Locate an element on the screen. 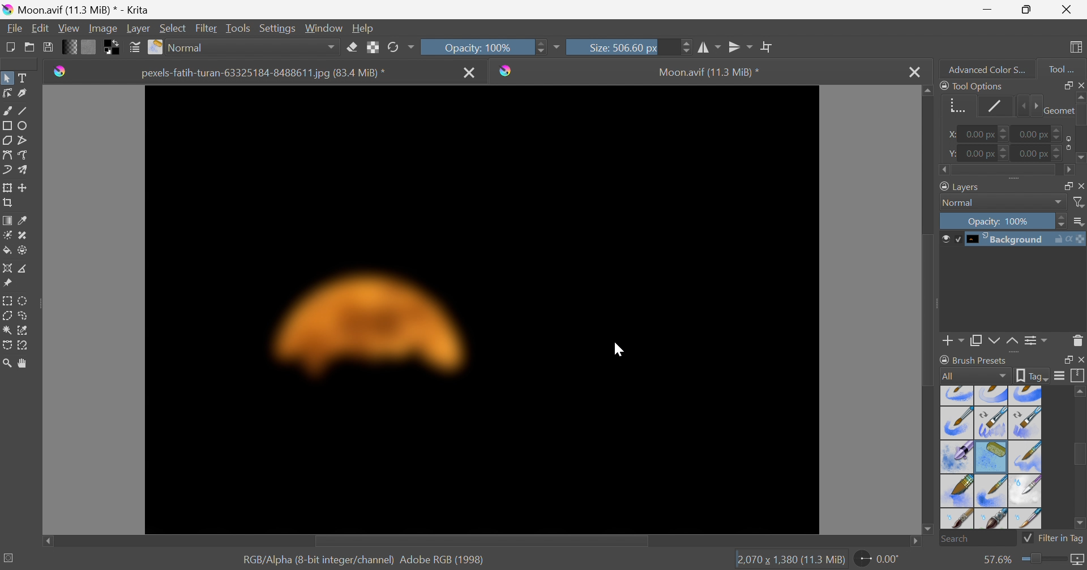 Image resolution: width=1087 pixels, height=570 pixels. Scroll left is located at coordinates (945, 170).